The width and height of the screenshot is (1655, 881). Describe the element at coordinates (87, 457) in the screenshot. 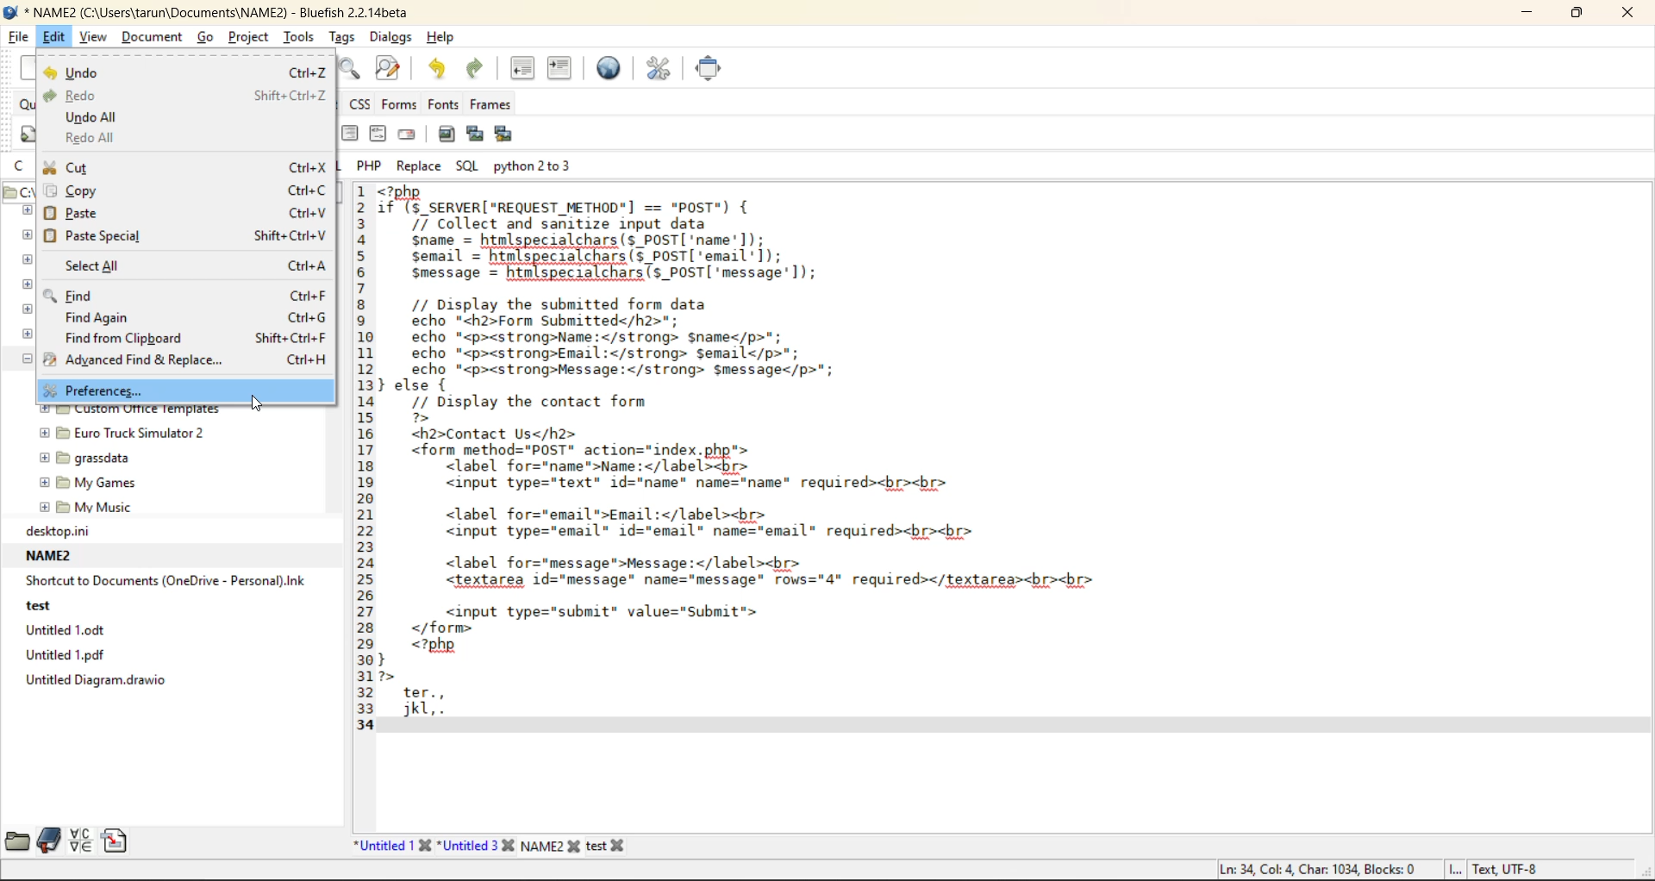

I see `grassdata` at that location.